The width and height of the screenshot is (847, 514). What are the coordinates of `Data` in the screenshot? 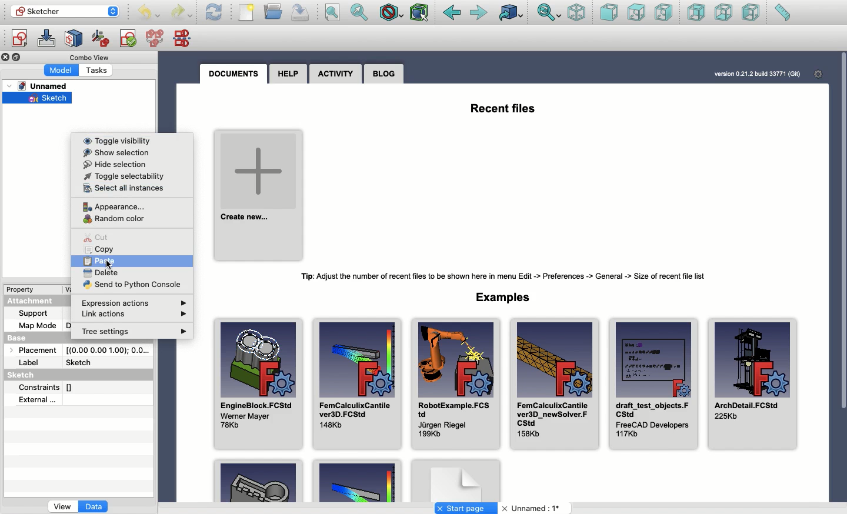 It's located at (95, 508).